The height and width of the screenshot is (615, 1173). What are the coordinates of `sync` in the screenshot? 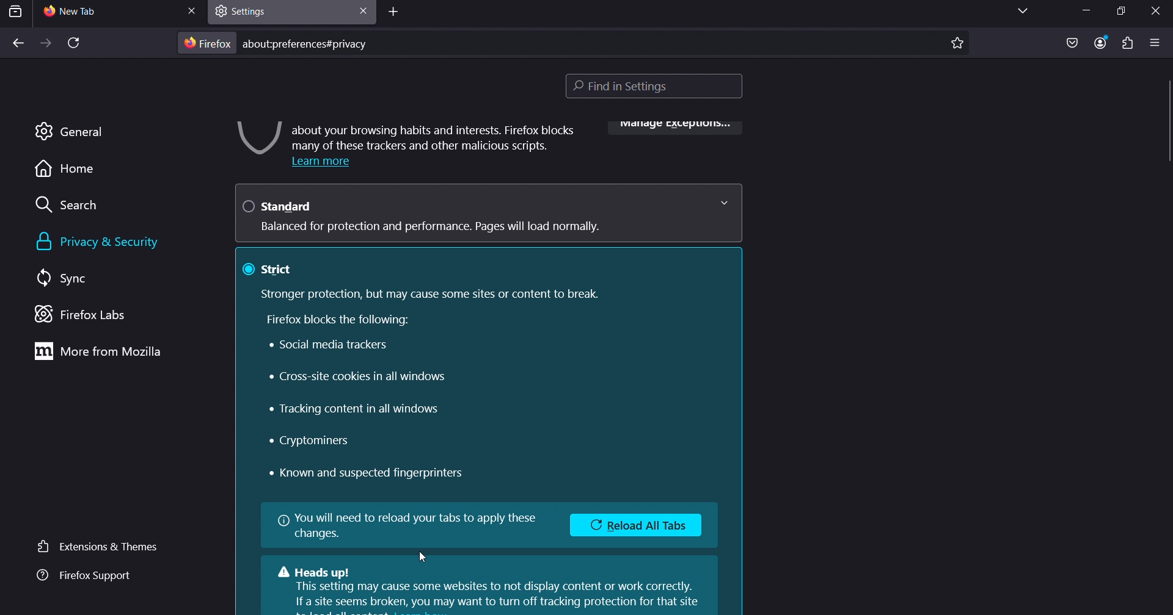 It's located at (65, 279).